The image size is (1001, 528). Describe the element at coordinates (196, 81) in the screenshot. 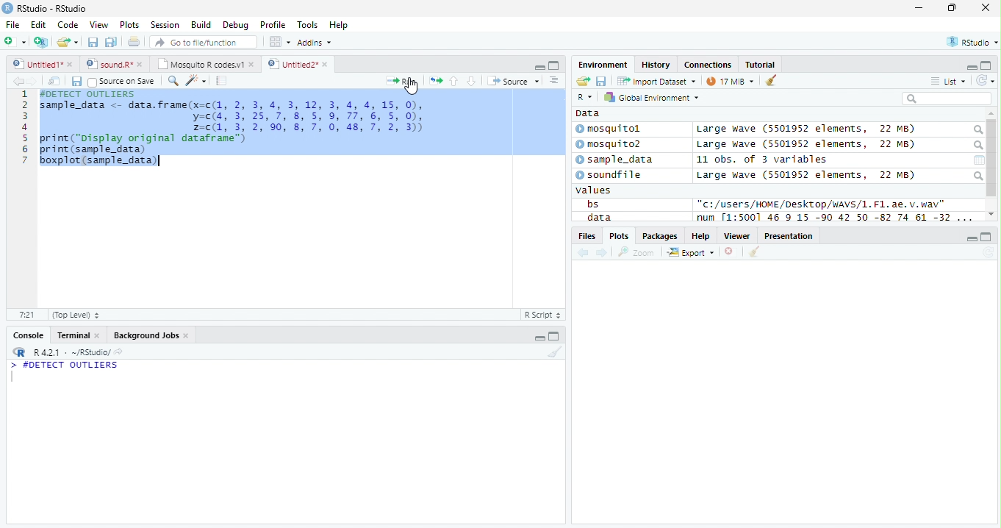

I see `code tools` at that location.